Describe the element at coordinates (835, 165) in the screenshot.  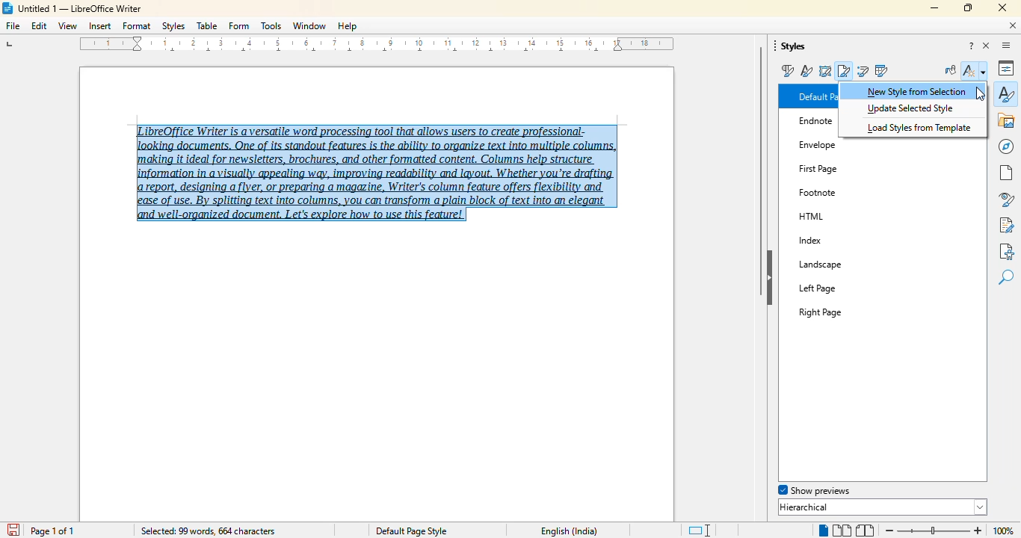
I see ` First Page` at that location.